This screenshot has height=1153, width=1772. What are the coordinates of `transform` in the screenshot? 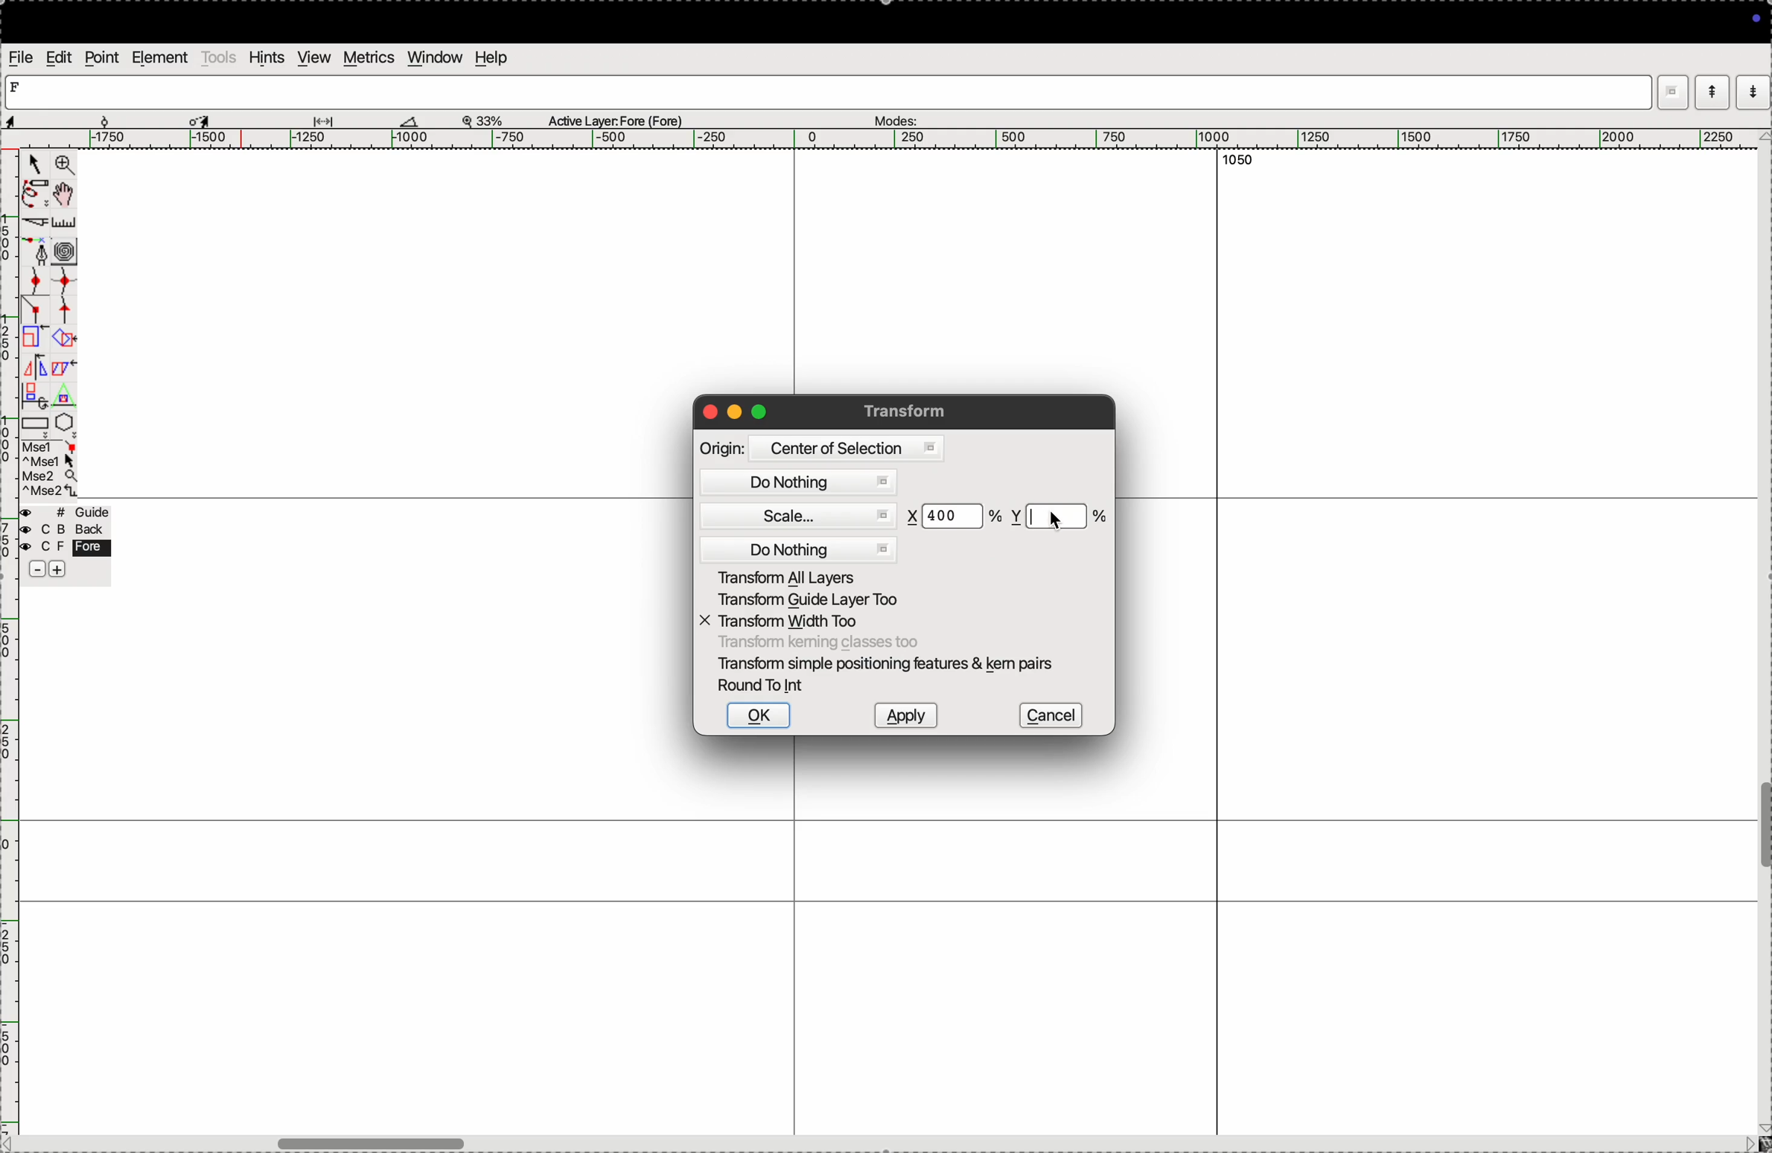 It's located at (910, 411).